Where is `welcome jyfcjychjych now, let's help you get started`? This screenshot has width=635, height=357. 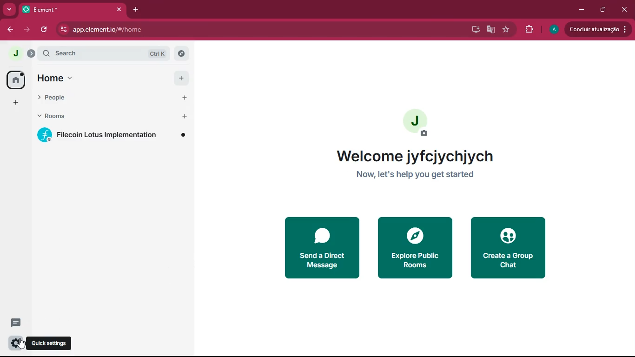 welcome jyfcjychjych now, let's help you get started is located at coordinates (414, 166).